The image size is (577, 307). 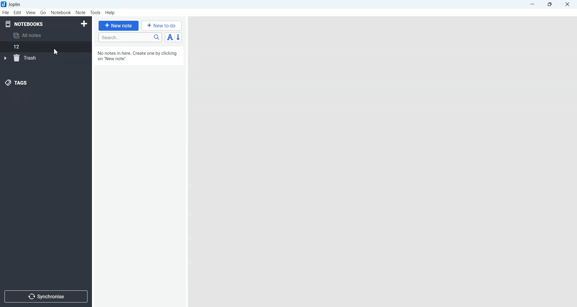 I want to click on Tags, so click(x=17, y=82).